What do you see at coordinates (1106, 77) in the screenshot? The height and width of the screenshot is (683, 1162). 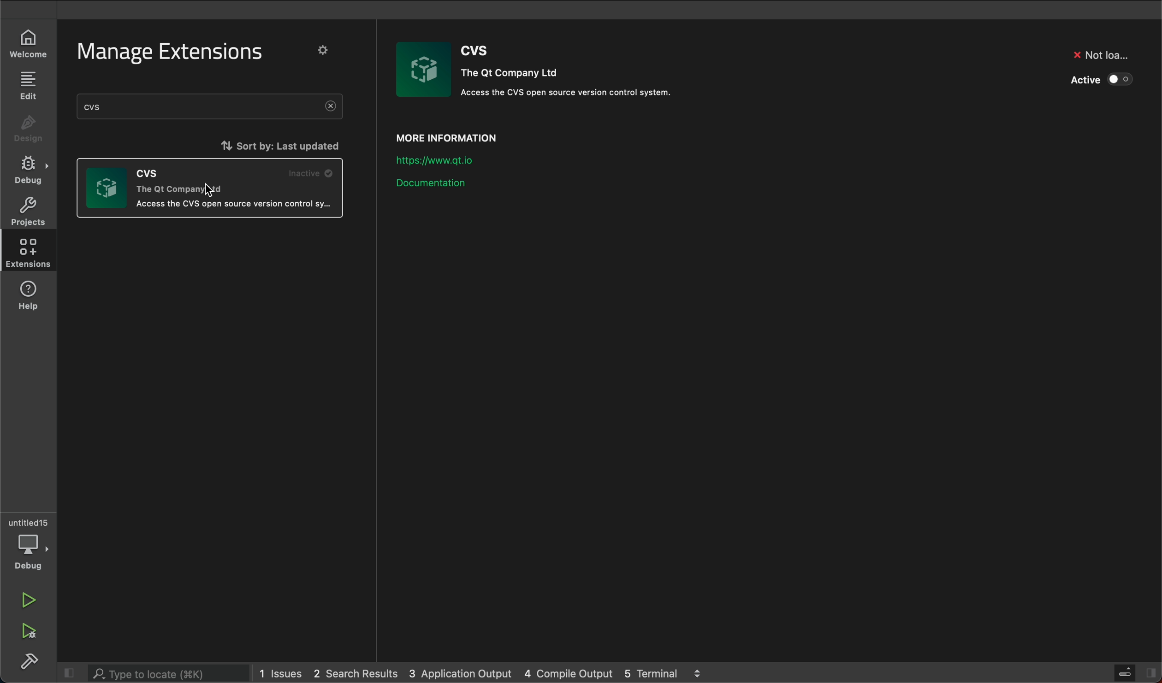 I see `active` at bounding box center [1106, 77].